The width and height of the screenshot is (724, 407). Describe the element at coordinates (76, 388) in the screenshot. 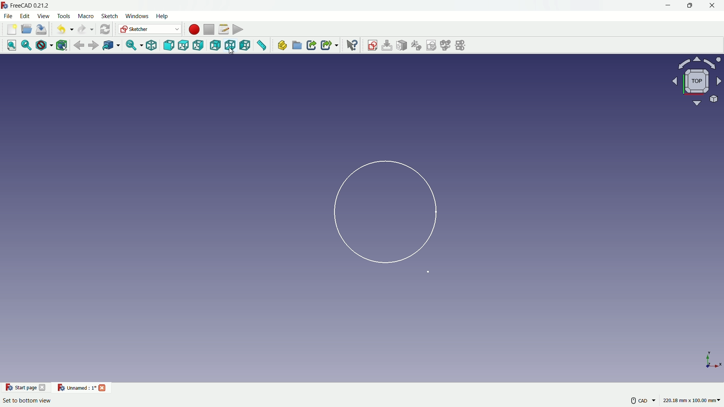

I see `file name` at that location.